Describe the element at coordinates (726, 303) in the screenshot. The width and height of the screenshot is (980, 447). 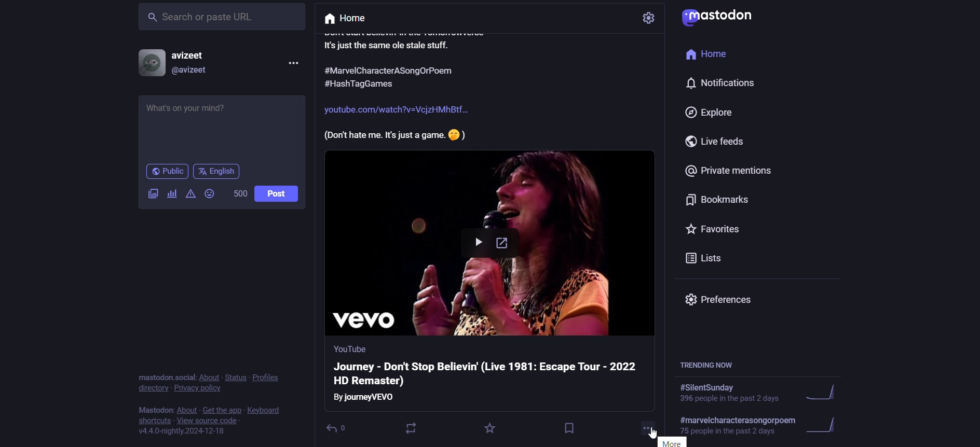
I see `preferences` at that location.